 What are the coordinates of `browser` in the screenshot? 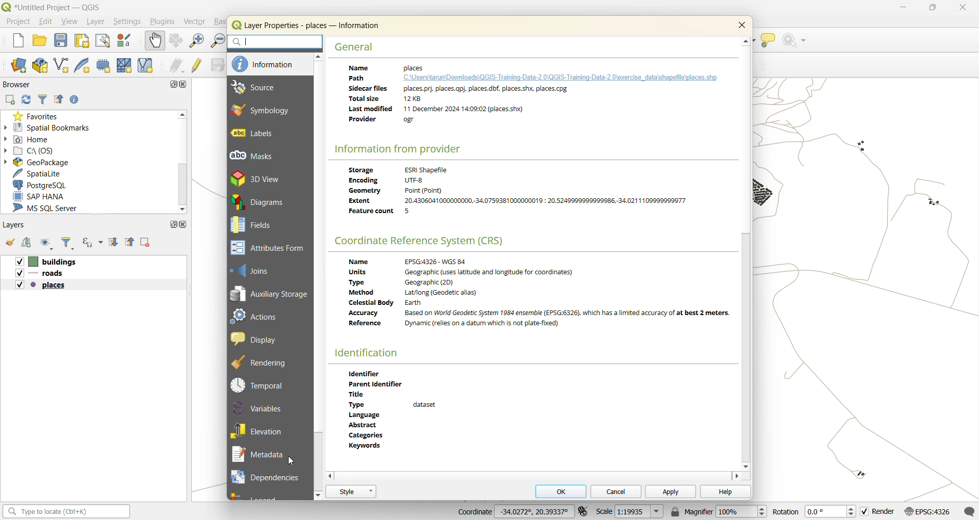 It's located at (15, 84).